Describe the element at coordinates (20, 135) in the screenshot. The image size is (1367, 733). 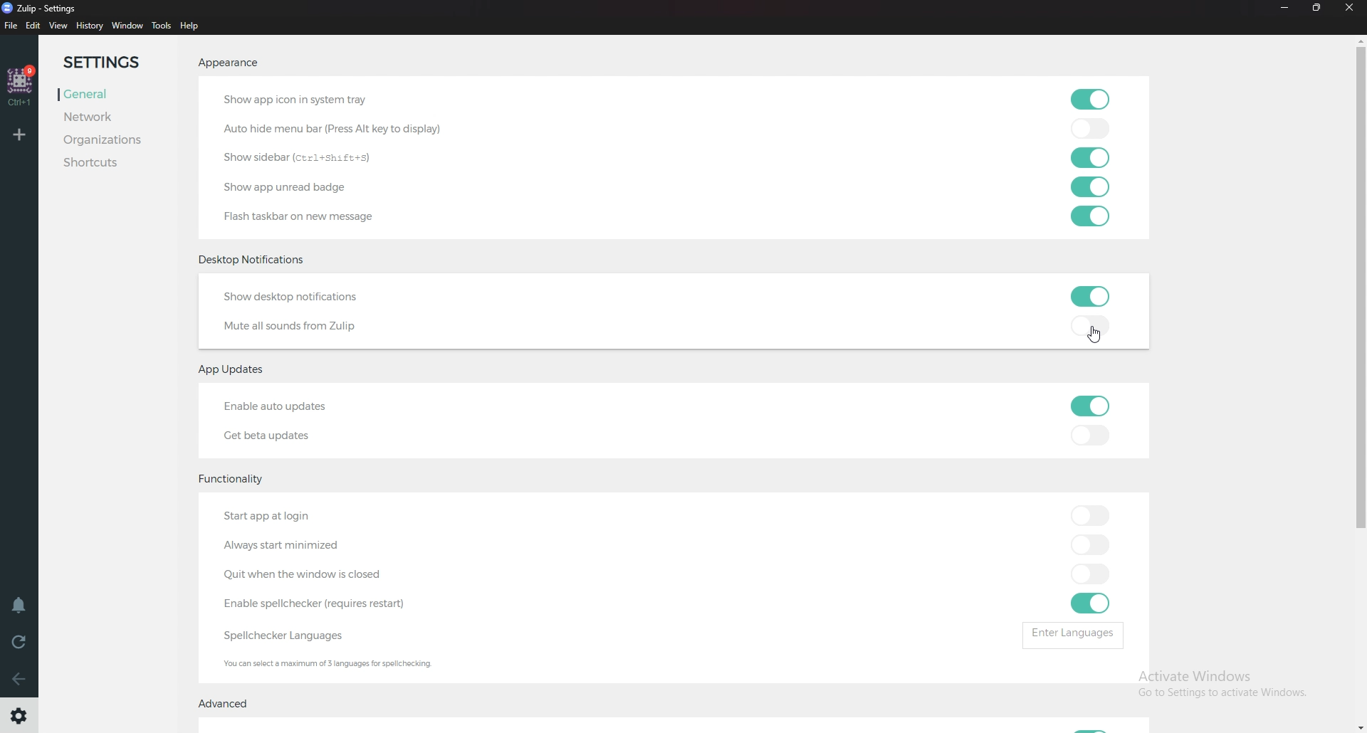
I see `Add workspace` at that location.